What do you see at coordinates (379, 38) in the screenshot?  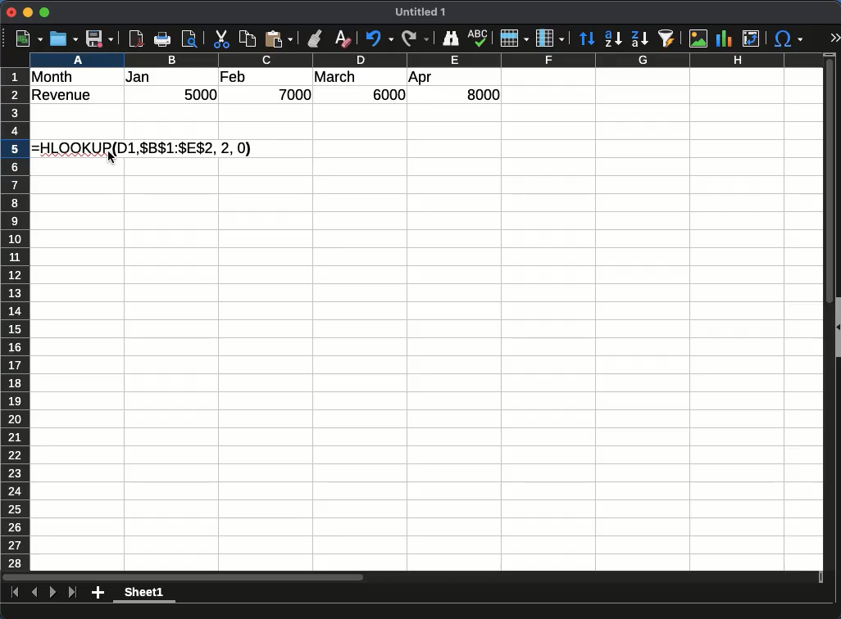 I see `undo` at bounding box center [379, 38].